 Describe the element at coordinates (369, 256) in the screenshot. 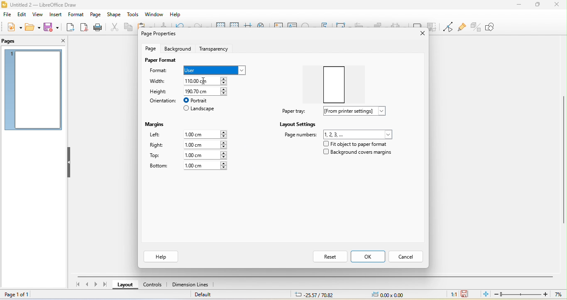

I see `ok` at that location.